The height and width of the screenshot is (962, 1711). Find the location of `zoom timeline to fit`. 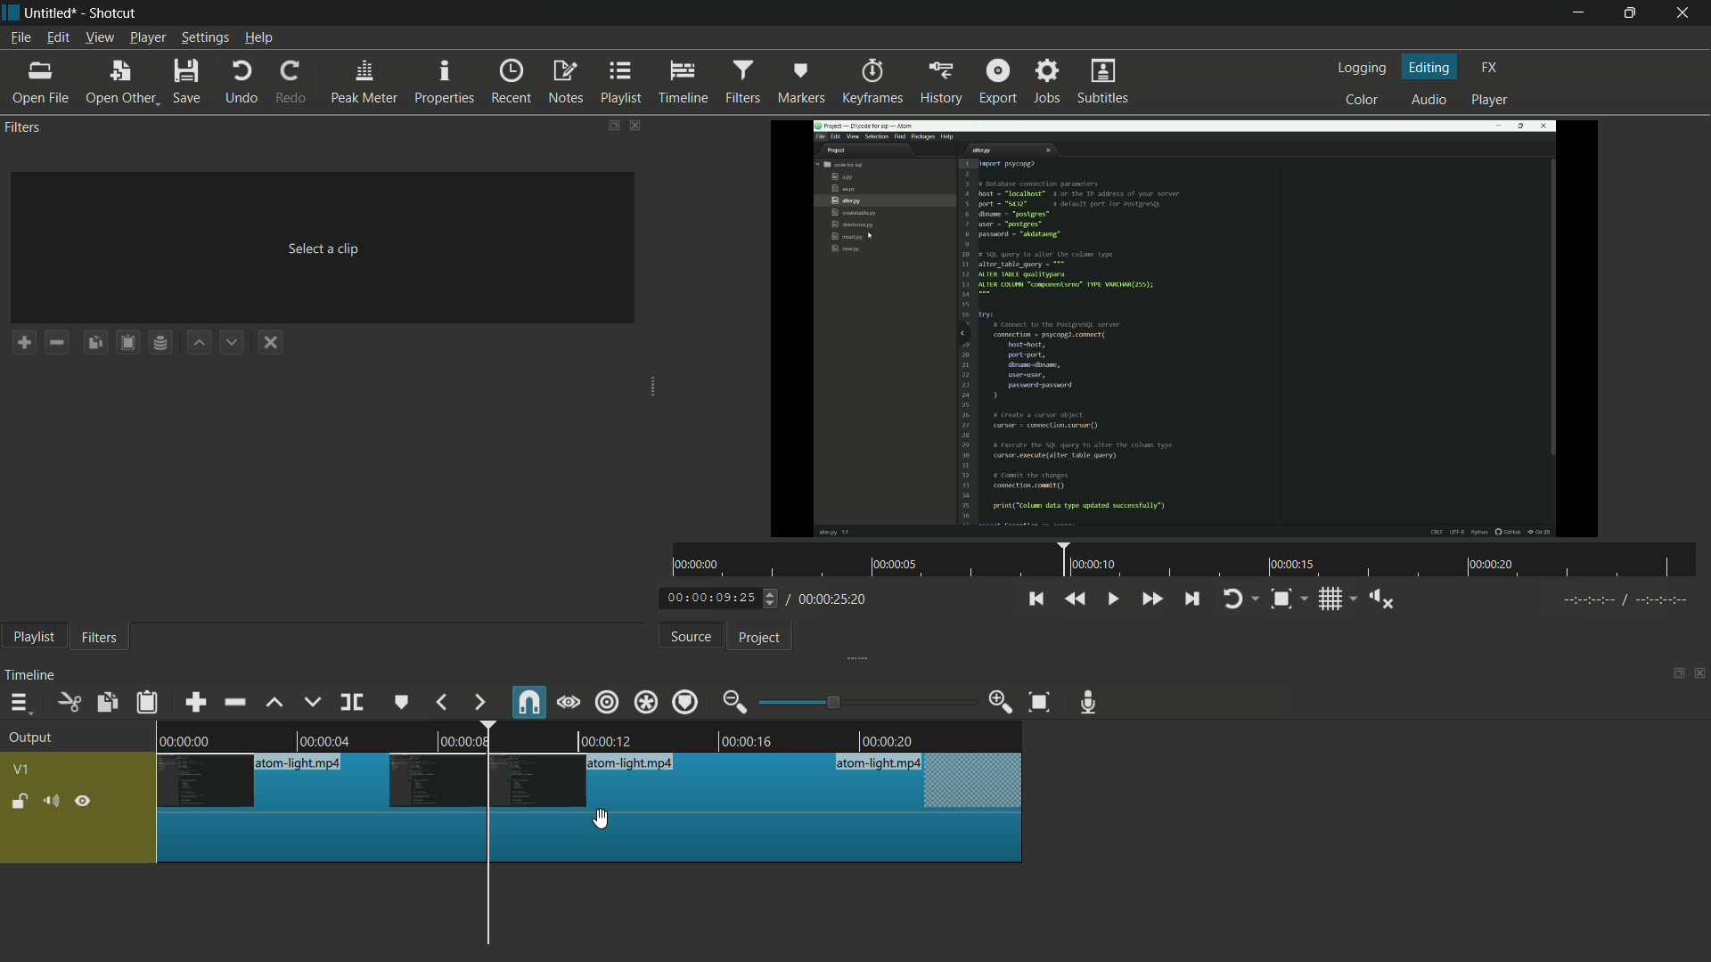

zoom timeline to fit is located at coordinates (1040, 704).